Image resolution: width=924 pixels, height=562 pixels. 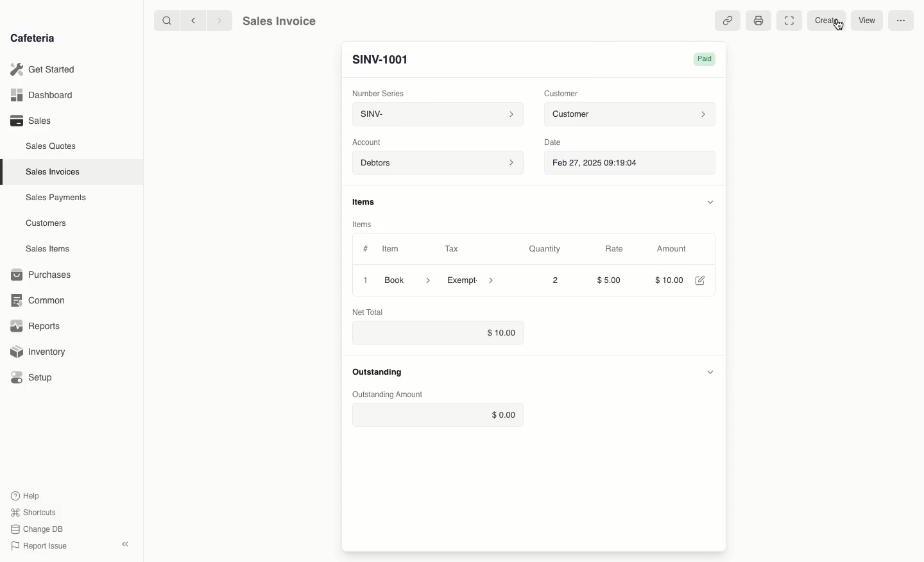 I want to click on search, so click(x=165, y=20).